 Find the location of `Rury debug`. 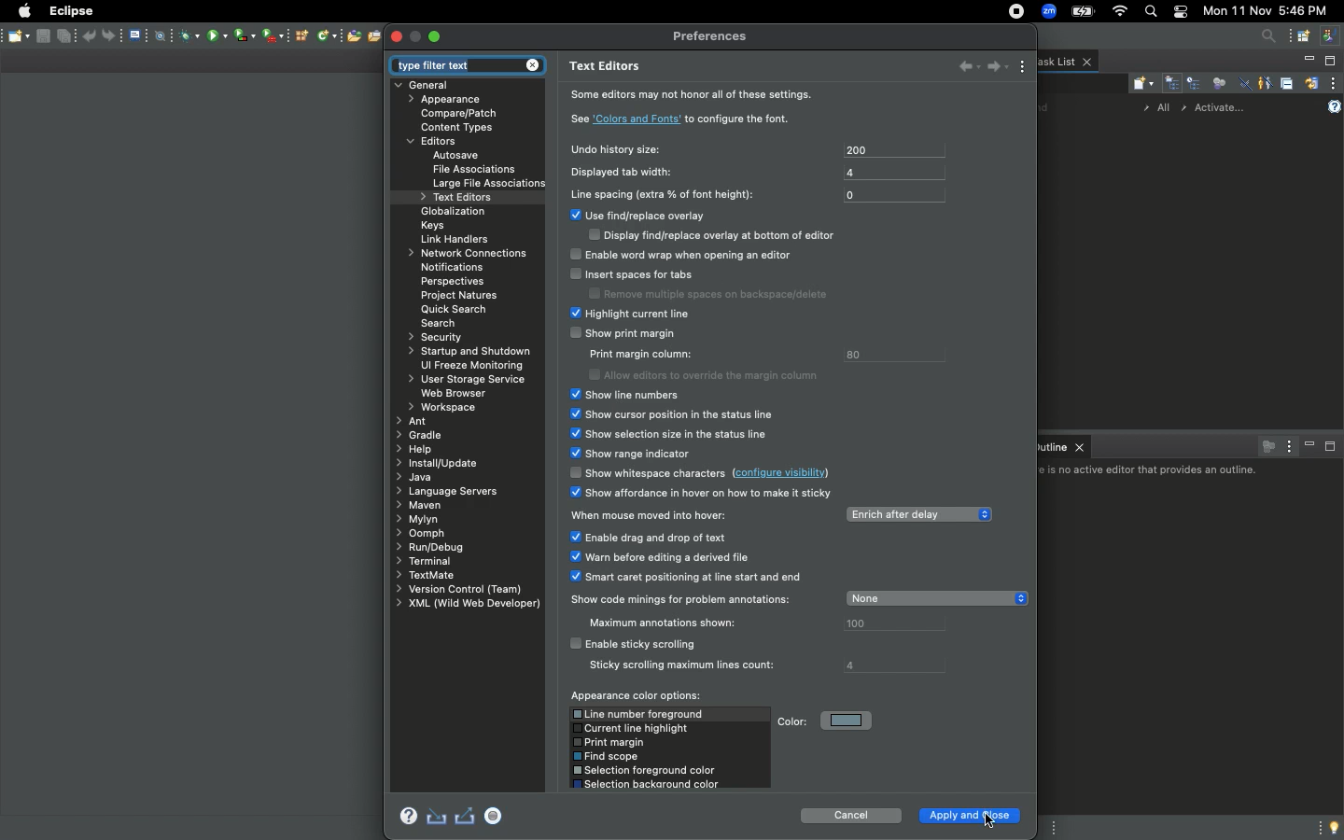

Rury debug is located at coordinates (431, 546).